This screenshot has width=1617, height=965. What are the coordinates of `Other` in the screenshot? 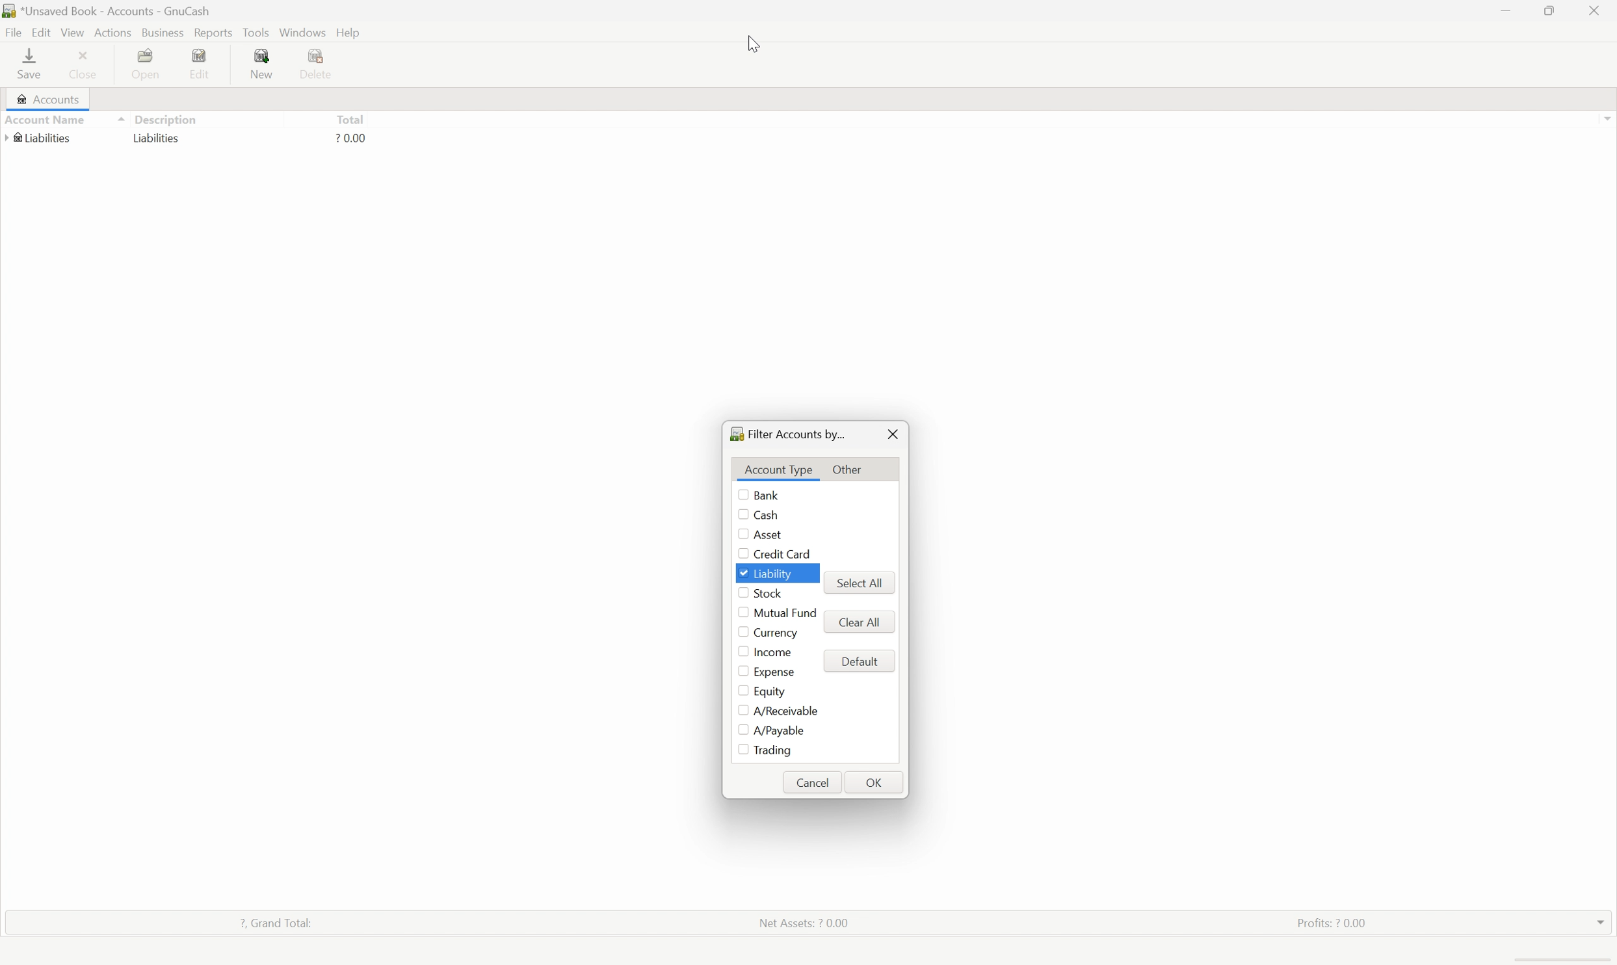 It's located at (849, 469).